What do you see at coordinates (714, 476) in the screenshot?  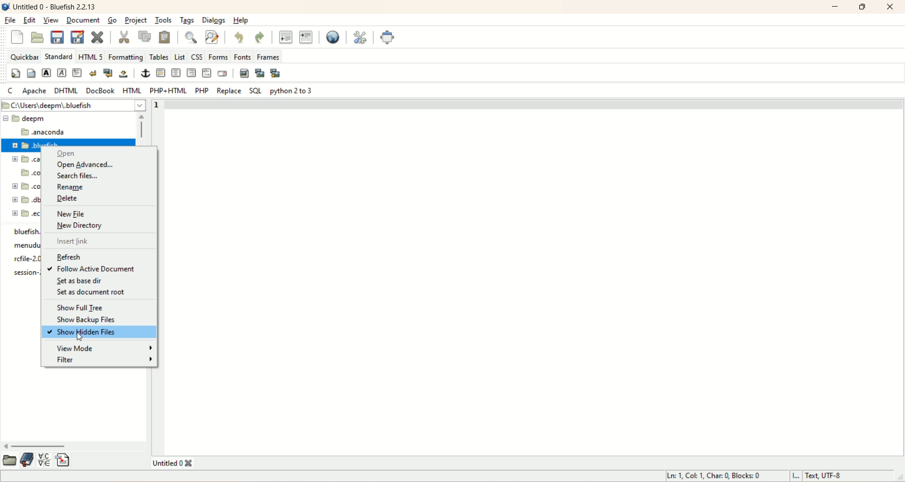 I see `ln, col, char, blocks` at bounding box center [714, 476].